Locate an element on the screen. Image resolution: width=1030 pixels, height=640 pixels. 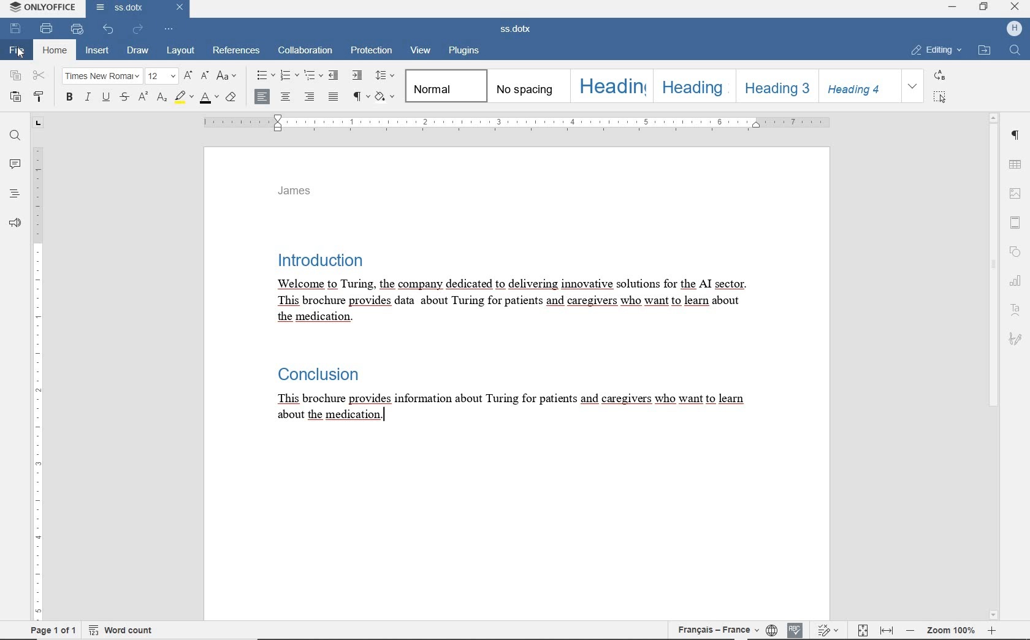
SUBSCRIPT is located at coordinates (161, 99).